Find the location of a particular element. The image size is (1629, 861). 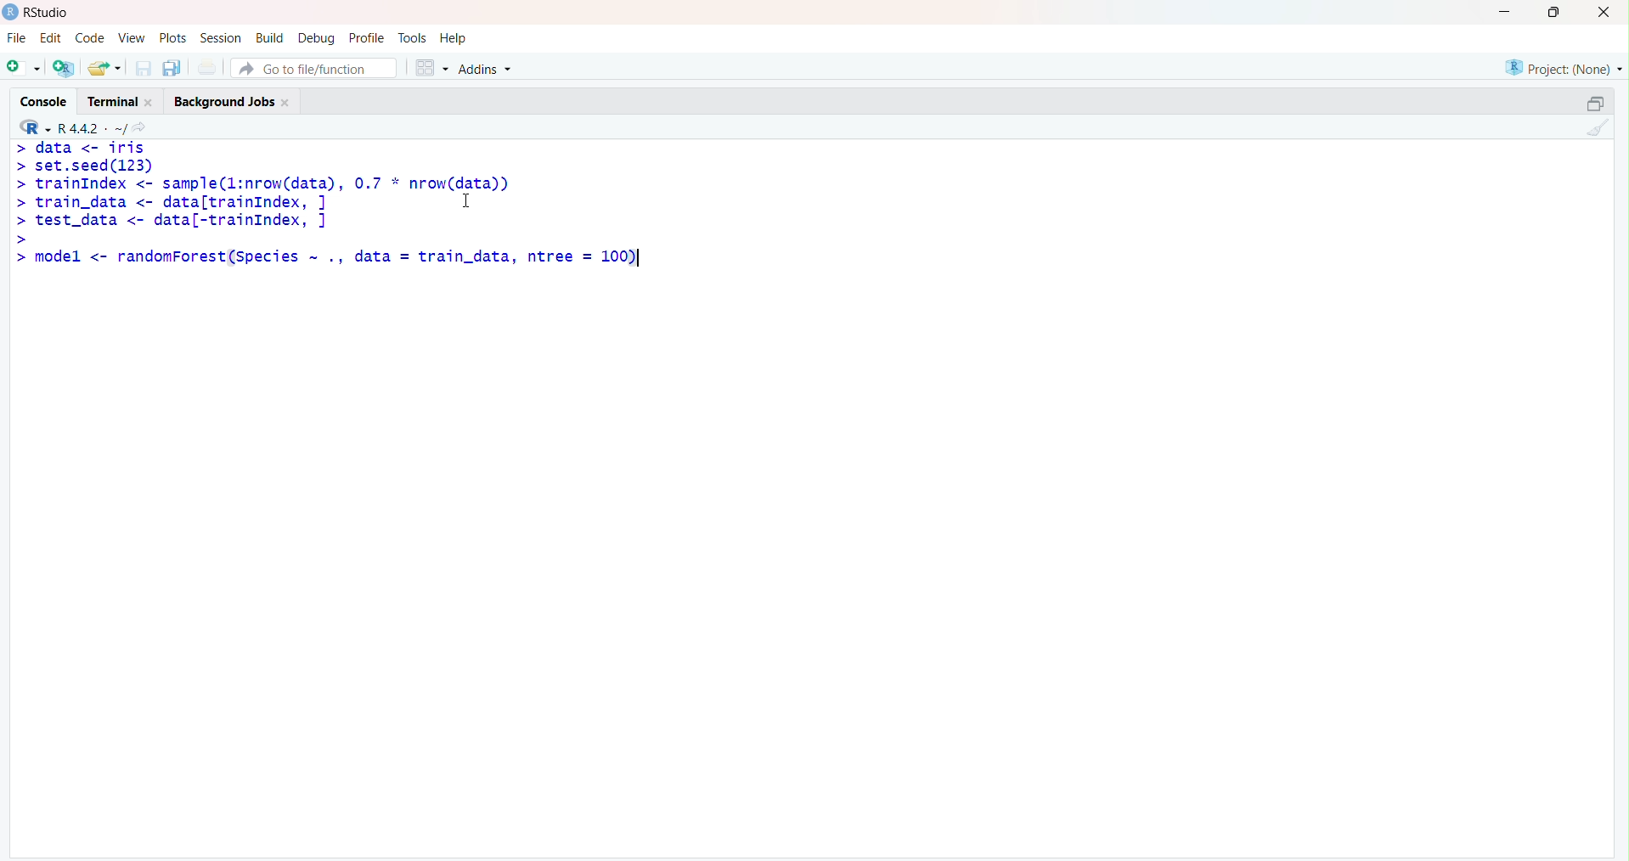

Prompt cursor is located at coordinates (20, 148).